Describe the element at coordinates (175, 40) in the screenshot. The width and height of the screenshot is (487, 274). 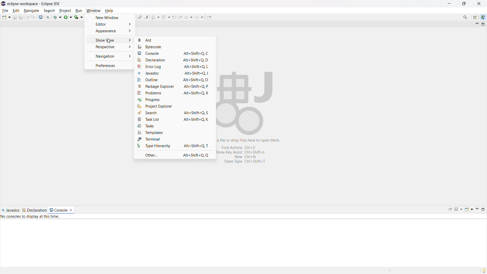
I see `ant` at that location.